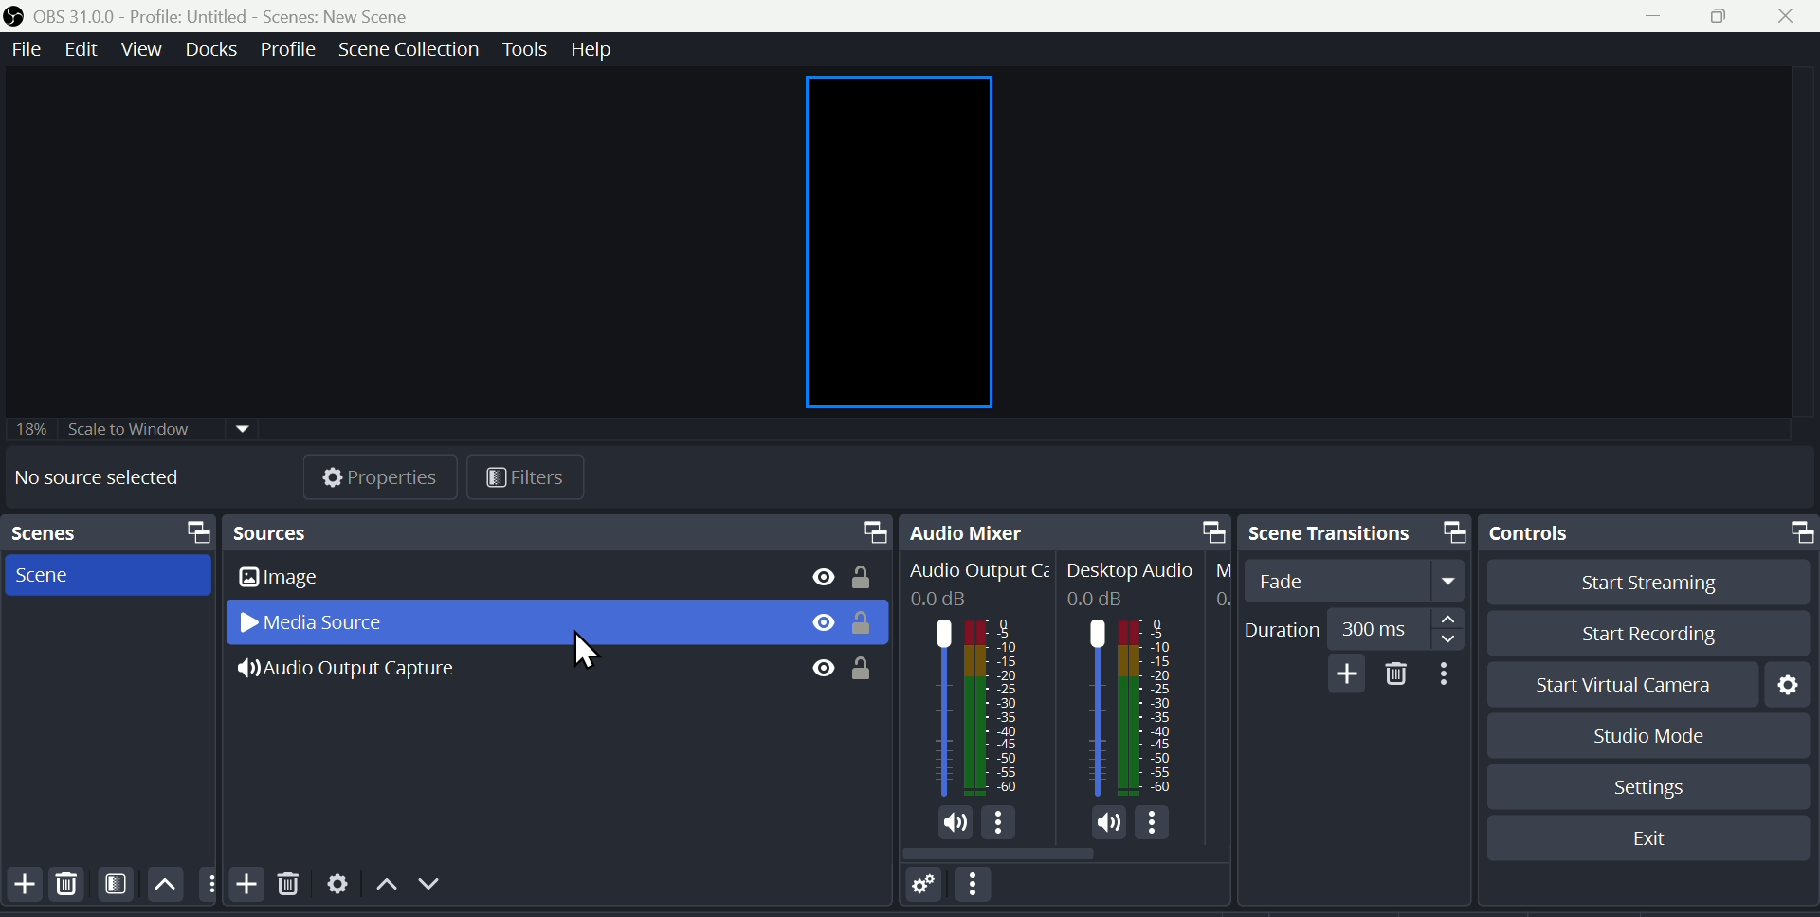 This screenshot has width=1820, height=917. Describe the element at coordinates (1109, 823) in the screenshot. I see `Sound` at that location.